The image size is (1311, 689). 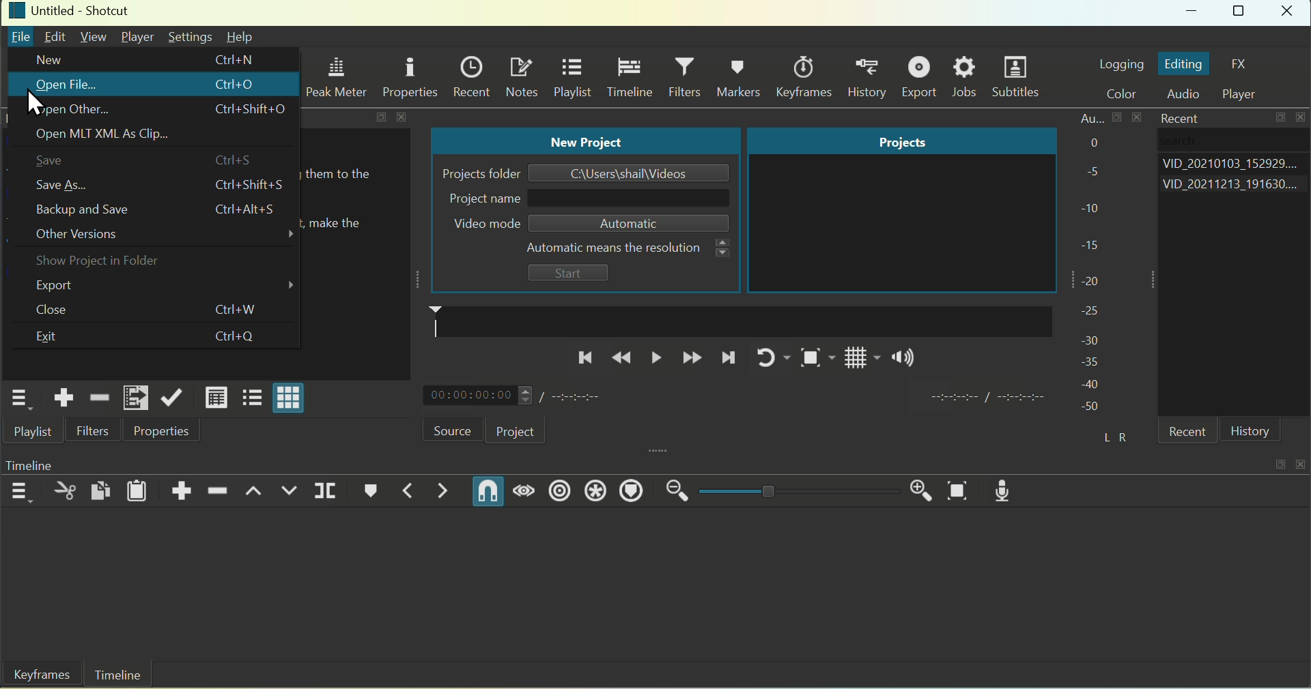 What do you see at coordinates (560, 491) in the screenshot?
I see `Ripple` at bounding box center [560, 491].